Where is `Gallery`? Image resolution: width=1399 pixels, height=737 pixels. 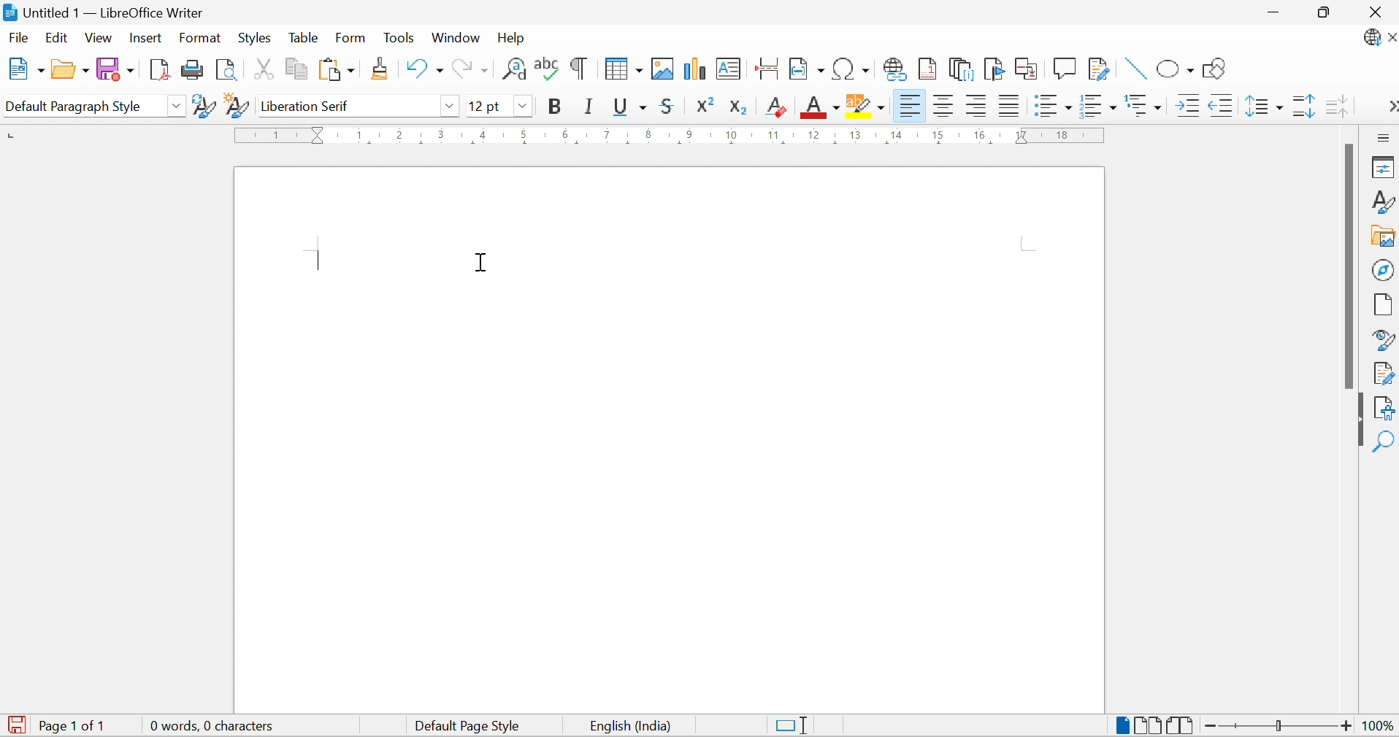 Gallery is located at coordinates (1384, 237).